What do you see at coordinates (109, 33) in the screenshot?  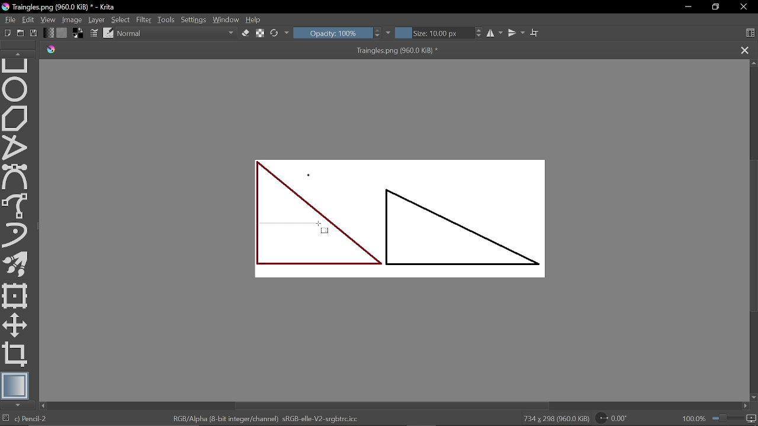 I see `edit brush preset` at bounding box center [109, 33].